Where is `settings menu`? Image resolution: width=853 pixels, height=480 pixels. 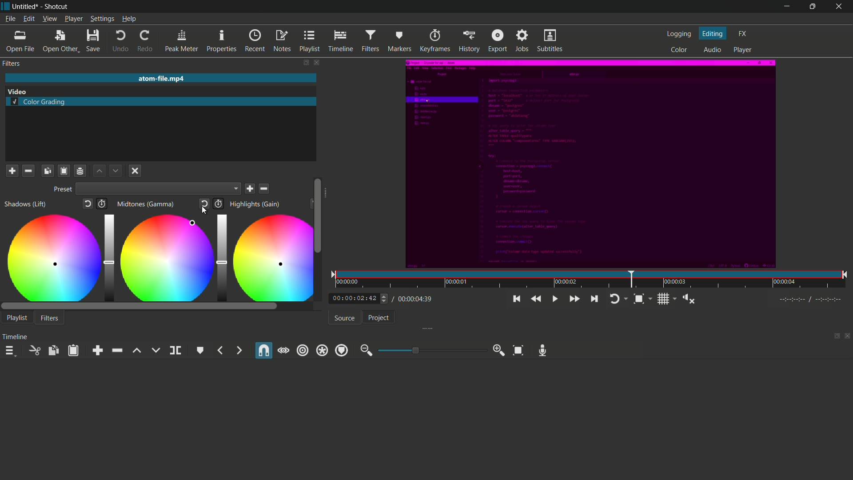 settings menu is located at coordinates (102, 19).